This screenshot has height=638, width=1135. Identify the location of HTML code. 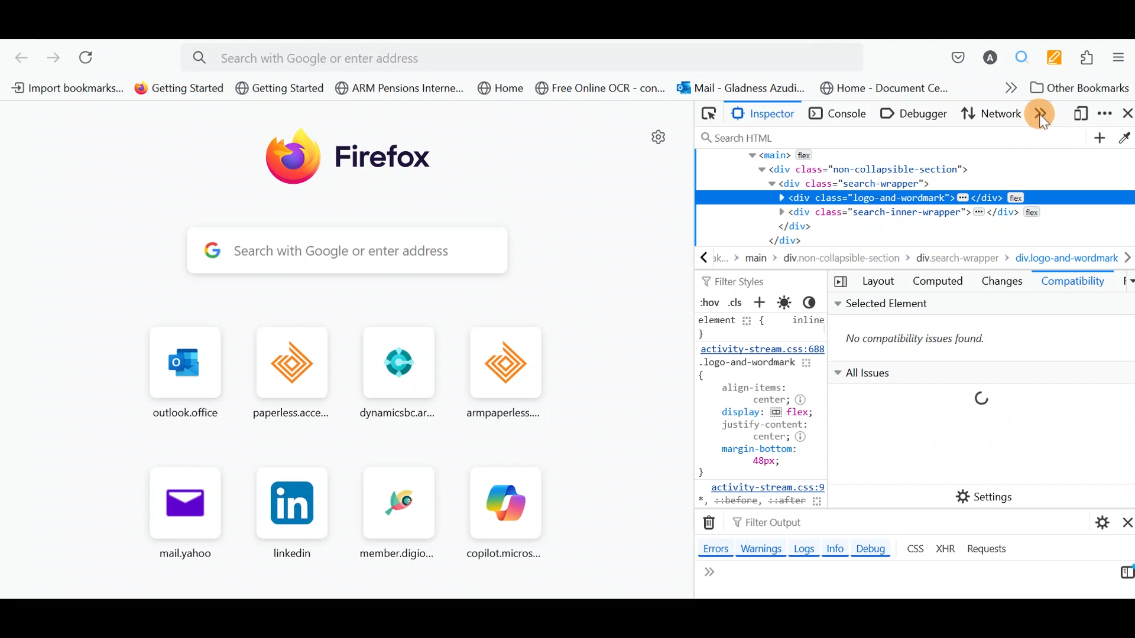
(916, 209).